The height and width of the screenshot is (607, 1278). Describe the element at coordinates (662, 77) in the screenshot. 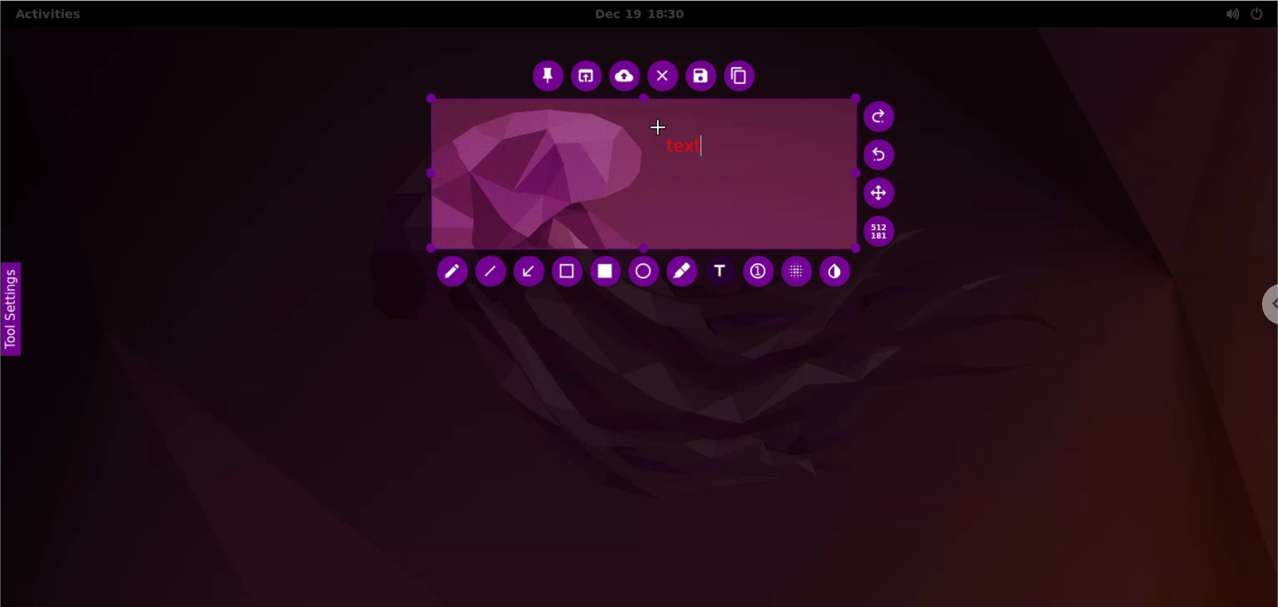

I see `close capture` at that location.